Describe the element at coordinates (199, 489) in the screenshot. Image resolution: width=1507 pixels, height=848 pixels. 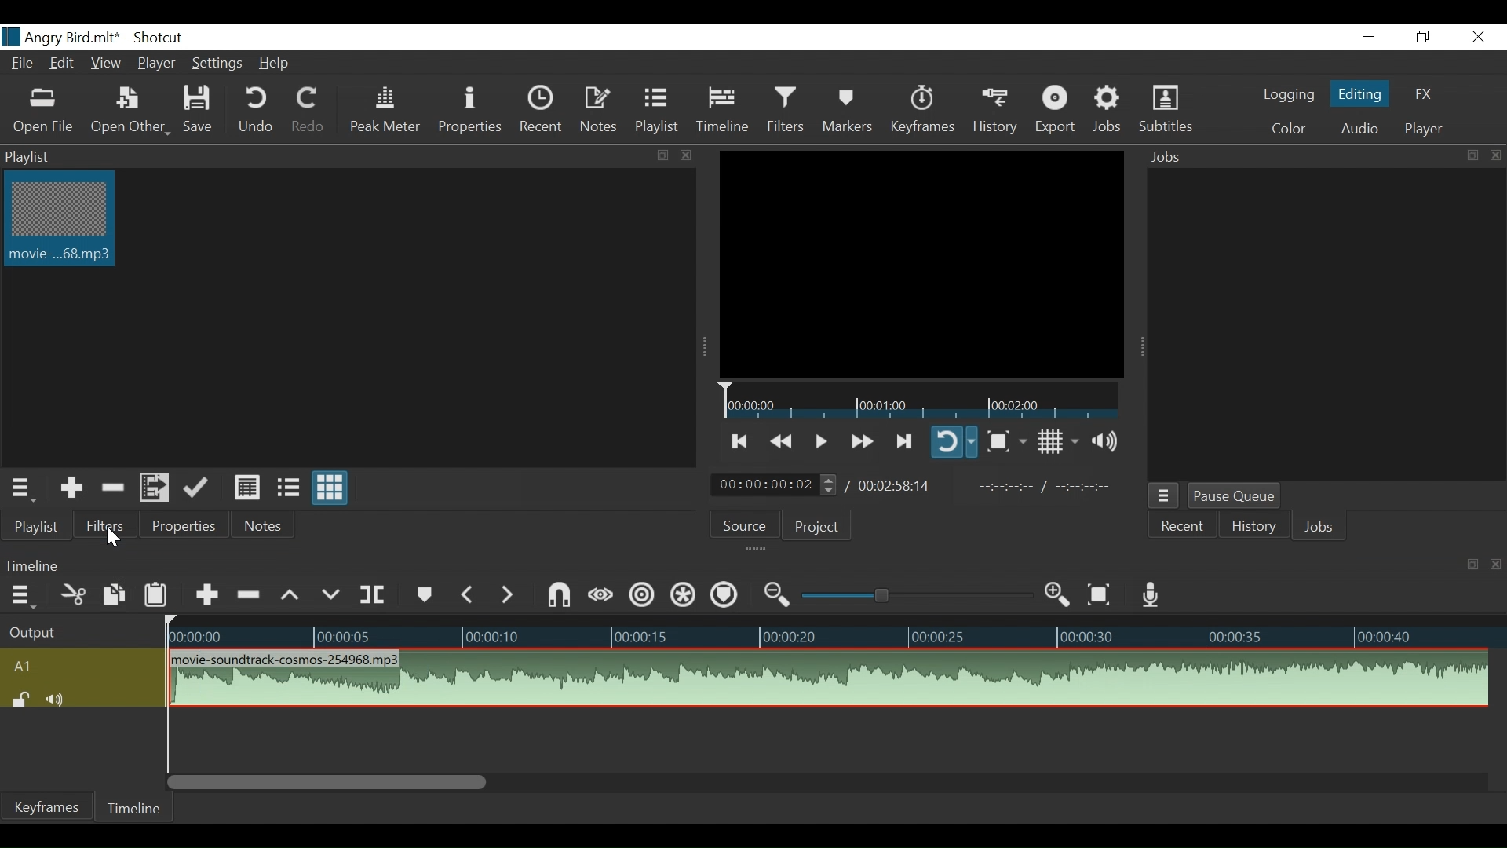
I see `Update` at that location.